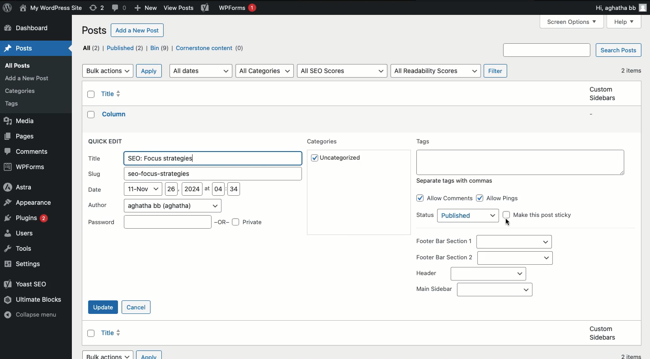 Image resolution: width=650 pixels, height=359 pixels. Describe the element at coordinates (515, 258) in the screenshot. I see `section` at that location.